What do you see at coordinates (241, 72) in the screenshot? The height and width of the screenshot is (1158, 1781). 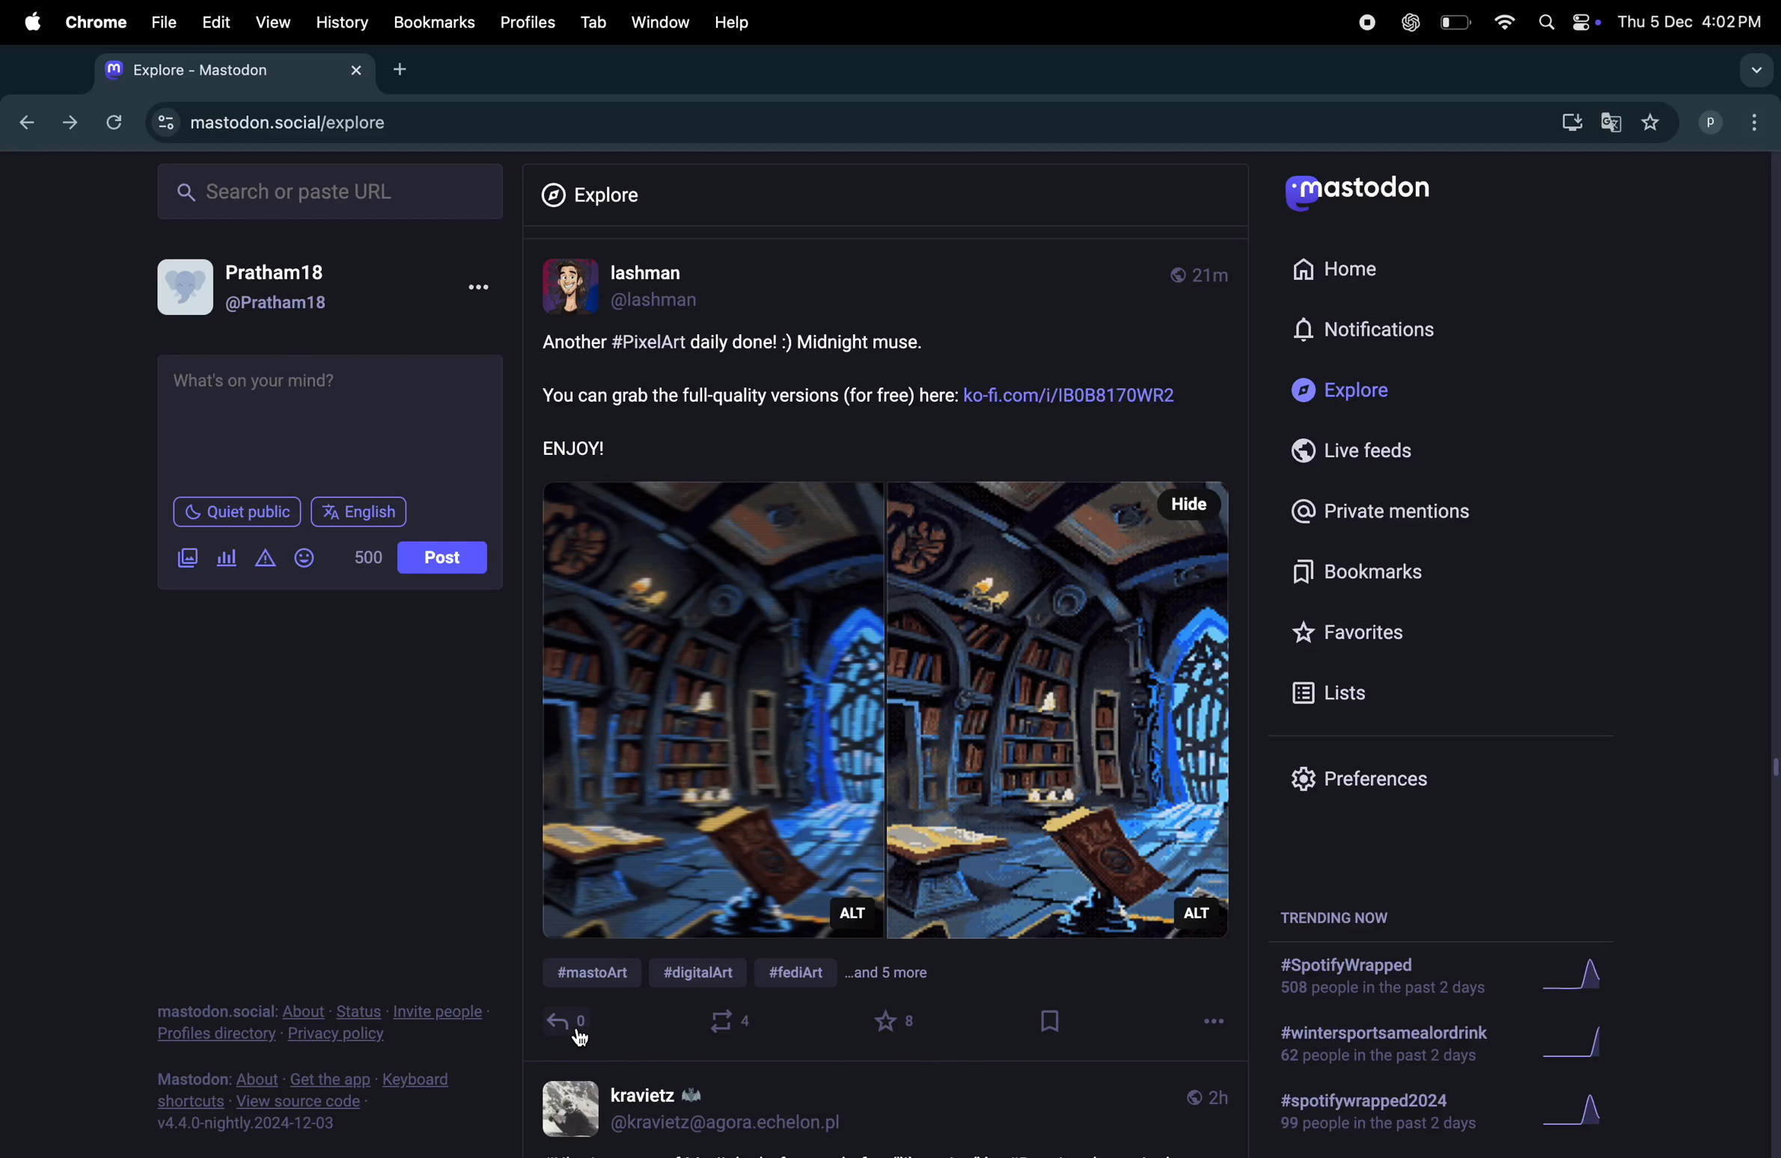 I see `mastdon tab` at bounding box center [241, 72].